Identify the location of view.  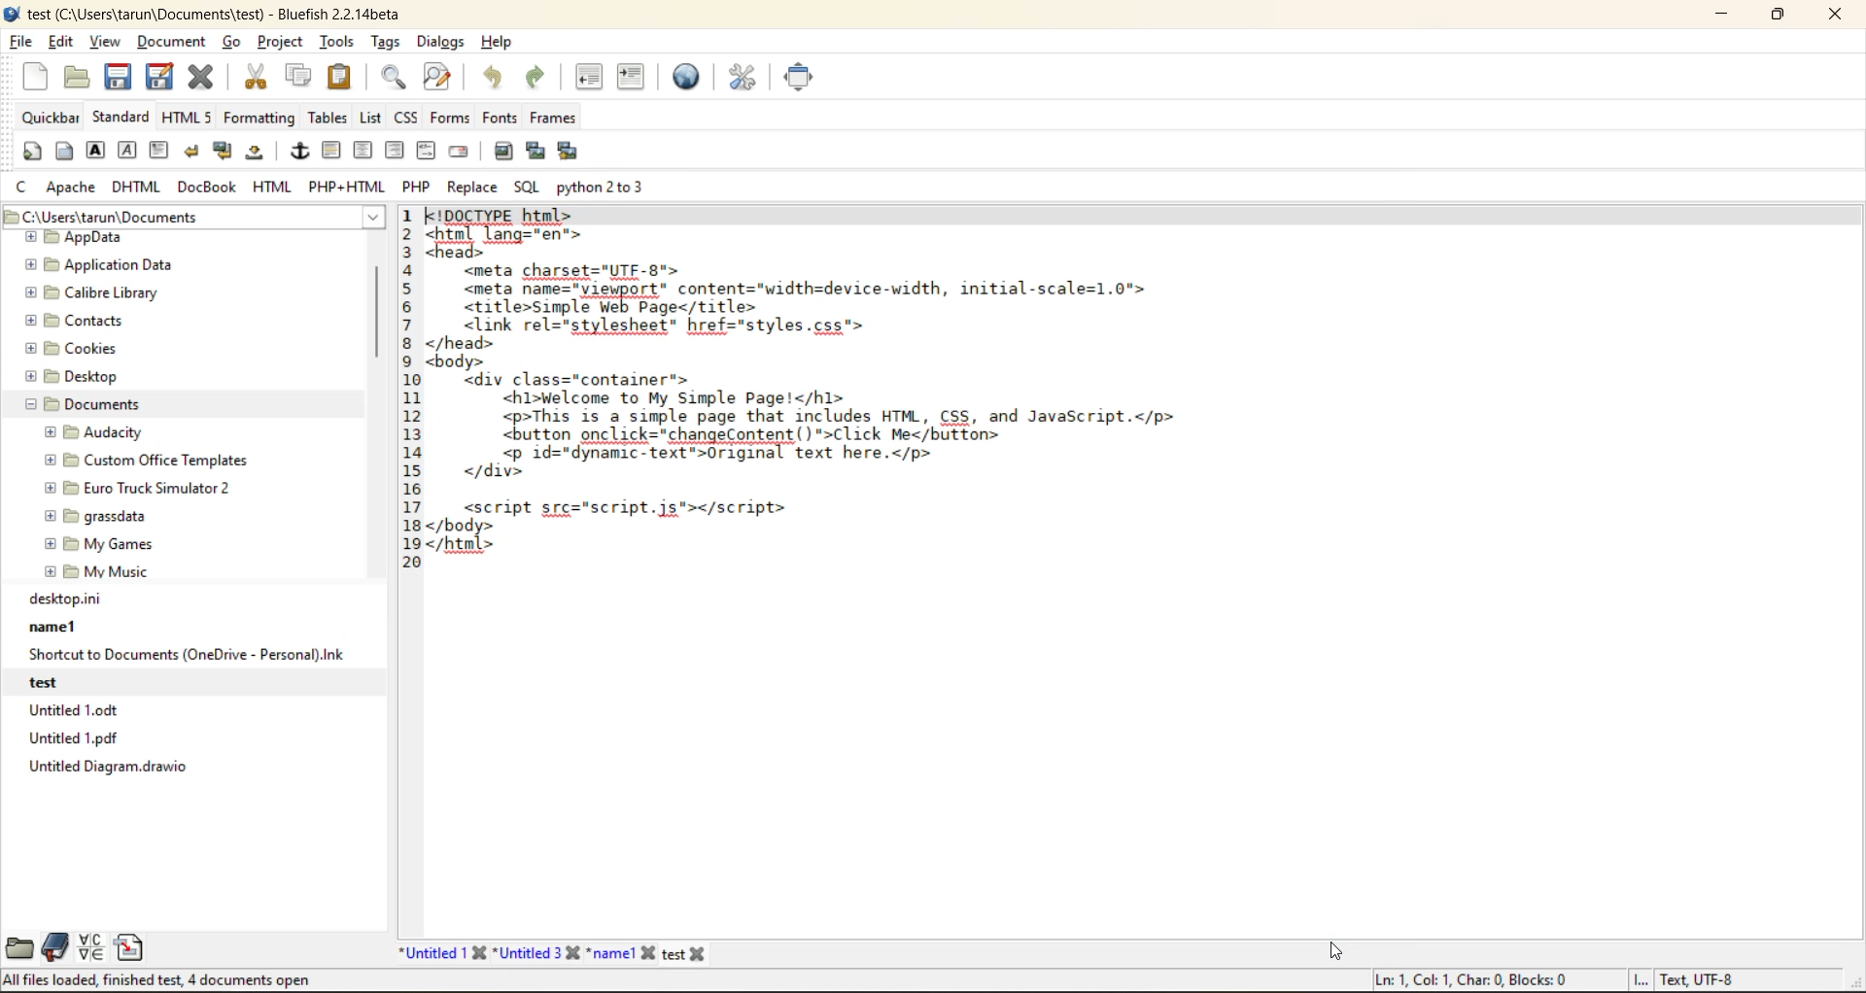
(106, 44).